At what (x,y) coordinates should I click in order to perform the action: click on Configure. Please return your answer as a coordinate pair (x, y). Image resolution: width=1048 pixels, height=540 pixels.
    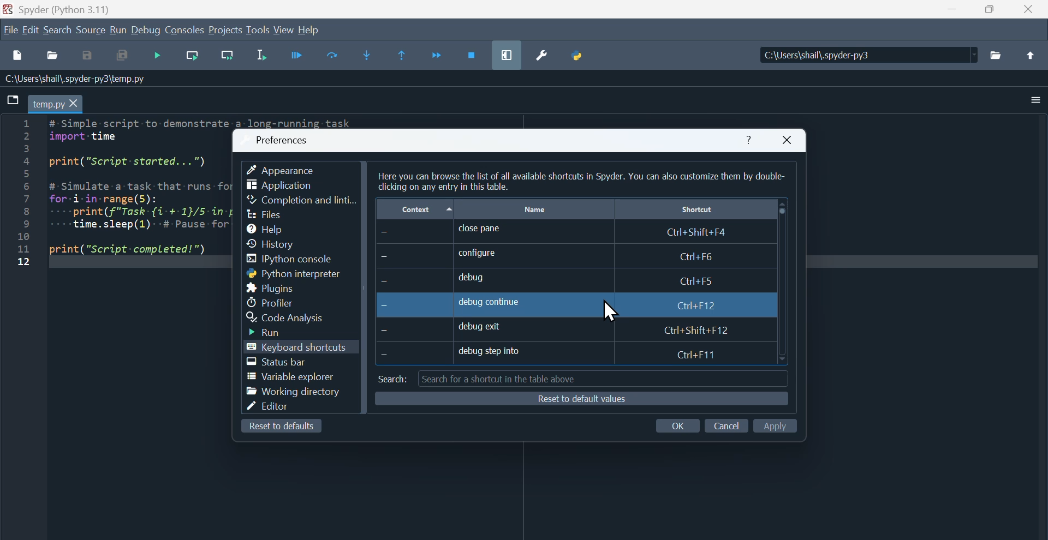
    Looking at the image, I should click on (564, 256).